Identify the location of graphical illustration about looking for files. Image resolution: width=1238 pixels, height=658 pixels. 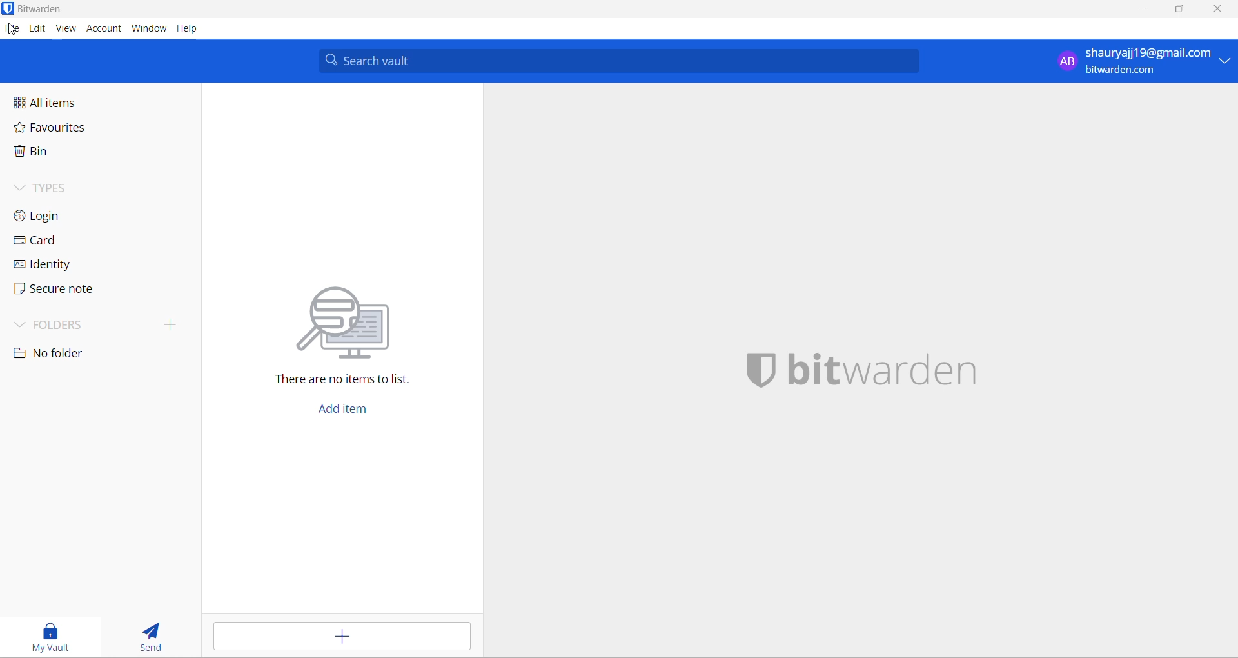
(351, 324).